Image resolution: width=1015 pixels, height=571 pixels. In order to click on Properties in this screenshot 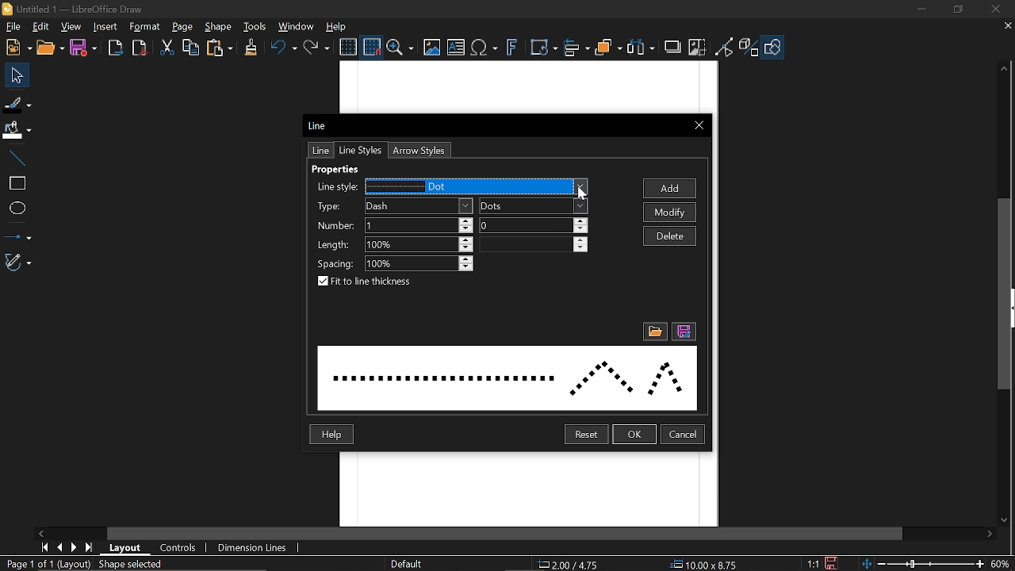, I will do `click(346, 170)`.